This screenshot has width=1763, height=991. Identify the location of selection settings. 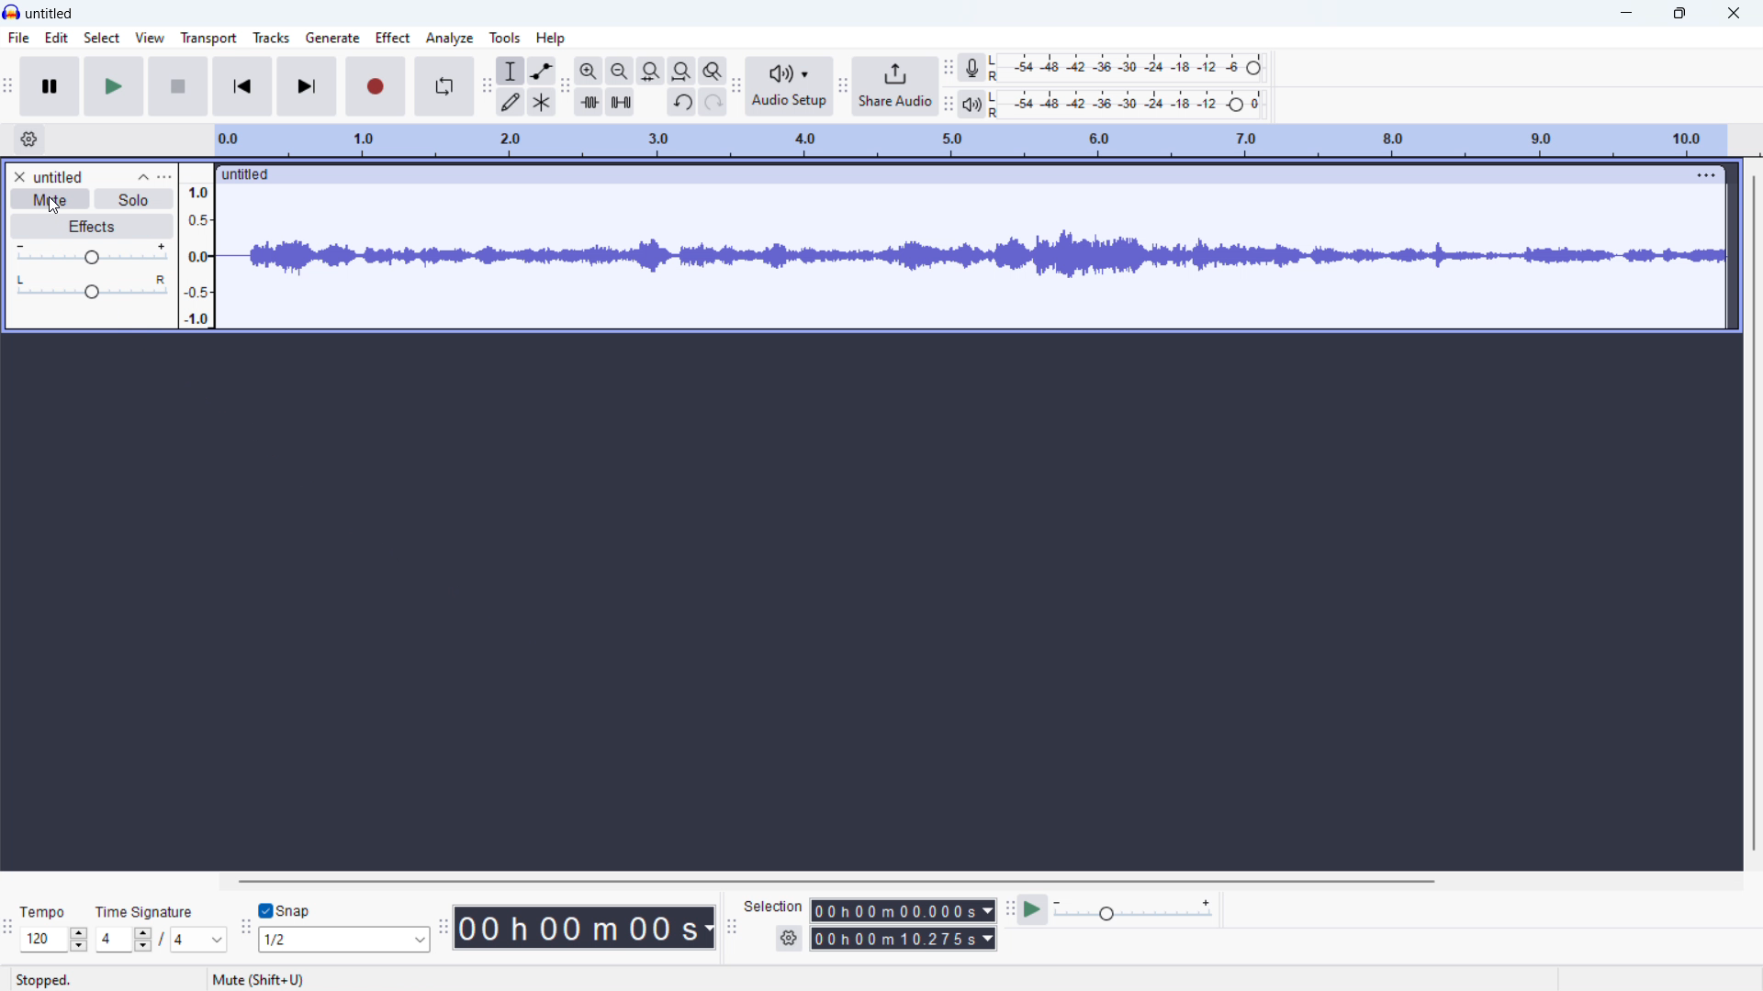
(789, 938).